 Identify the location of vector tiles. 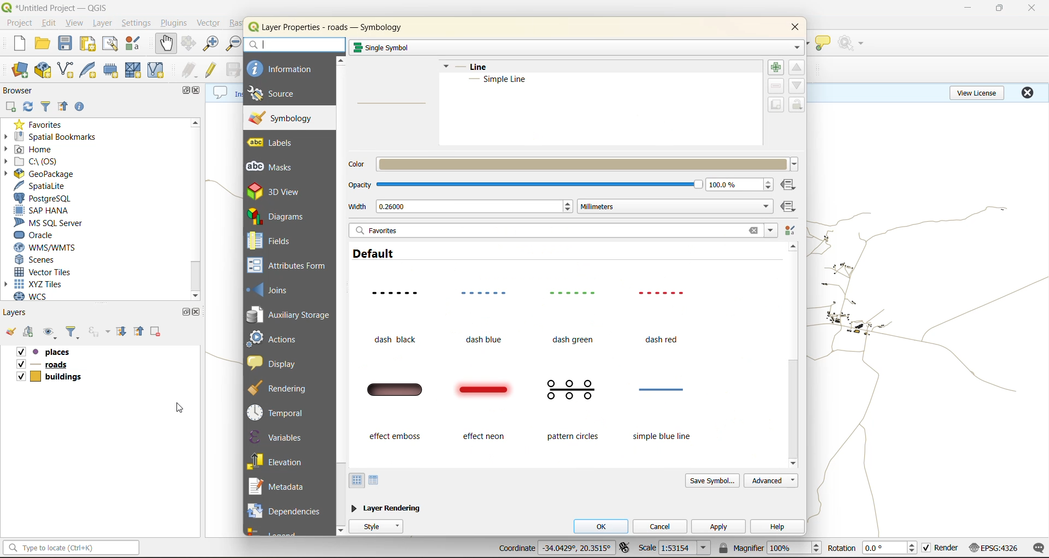
(49, 272).